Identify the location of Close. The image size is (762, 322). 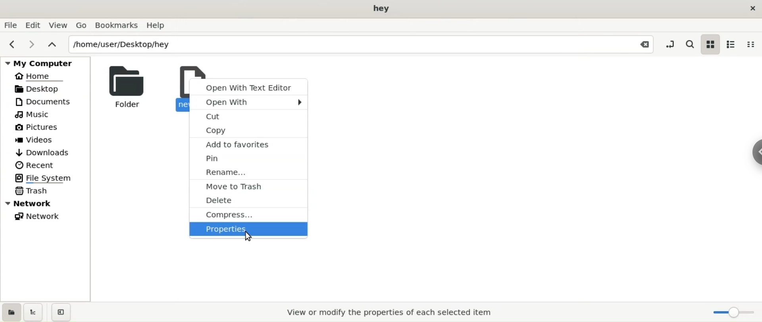
(637, 46).